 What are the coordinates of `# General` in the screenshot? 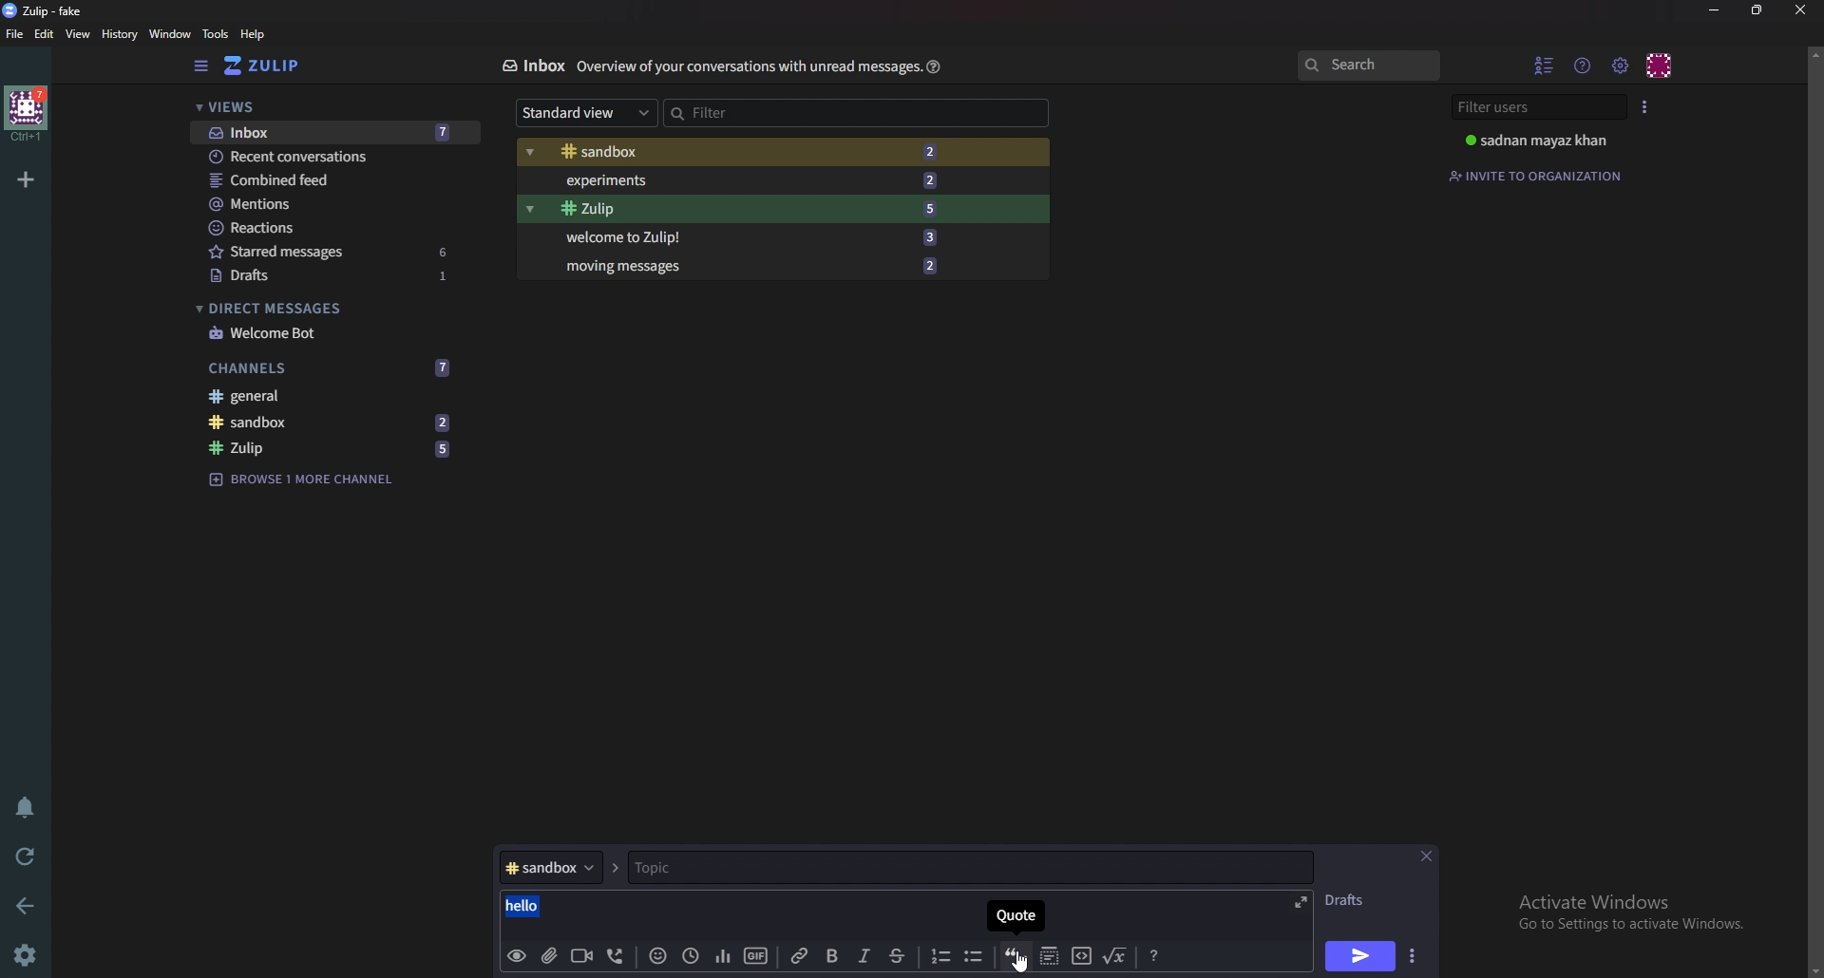 It's located at (335, 396).